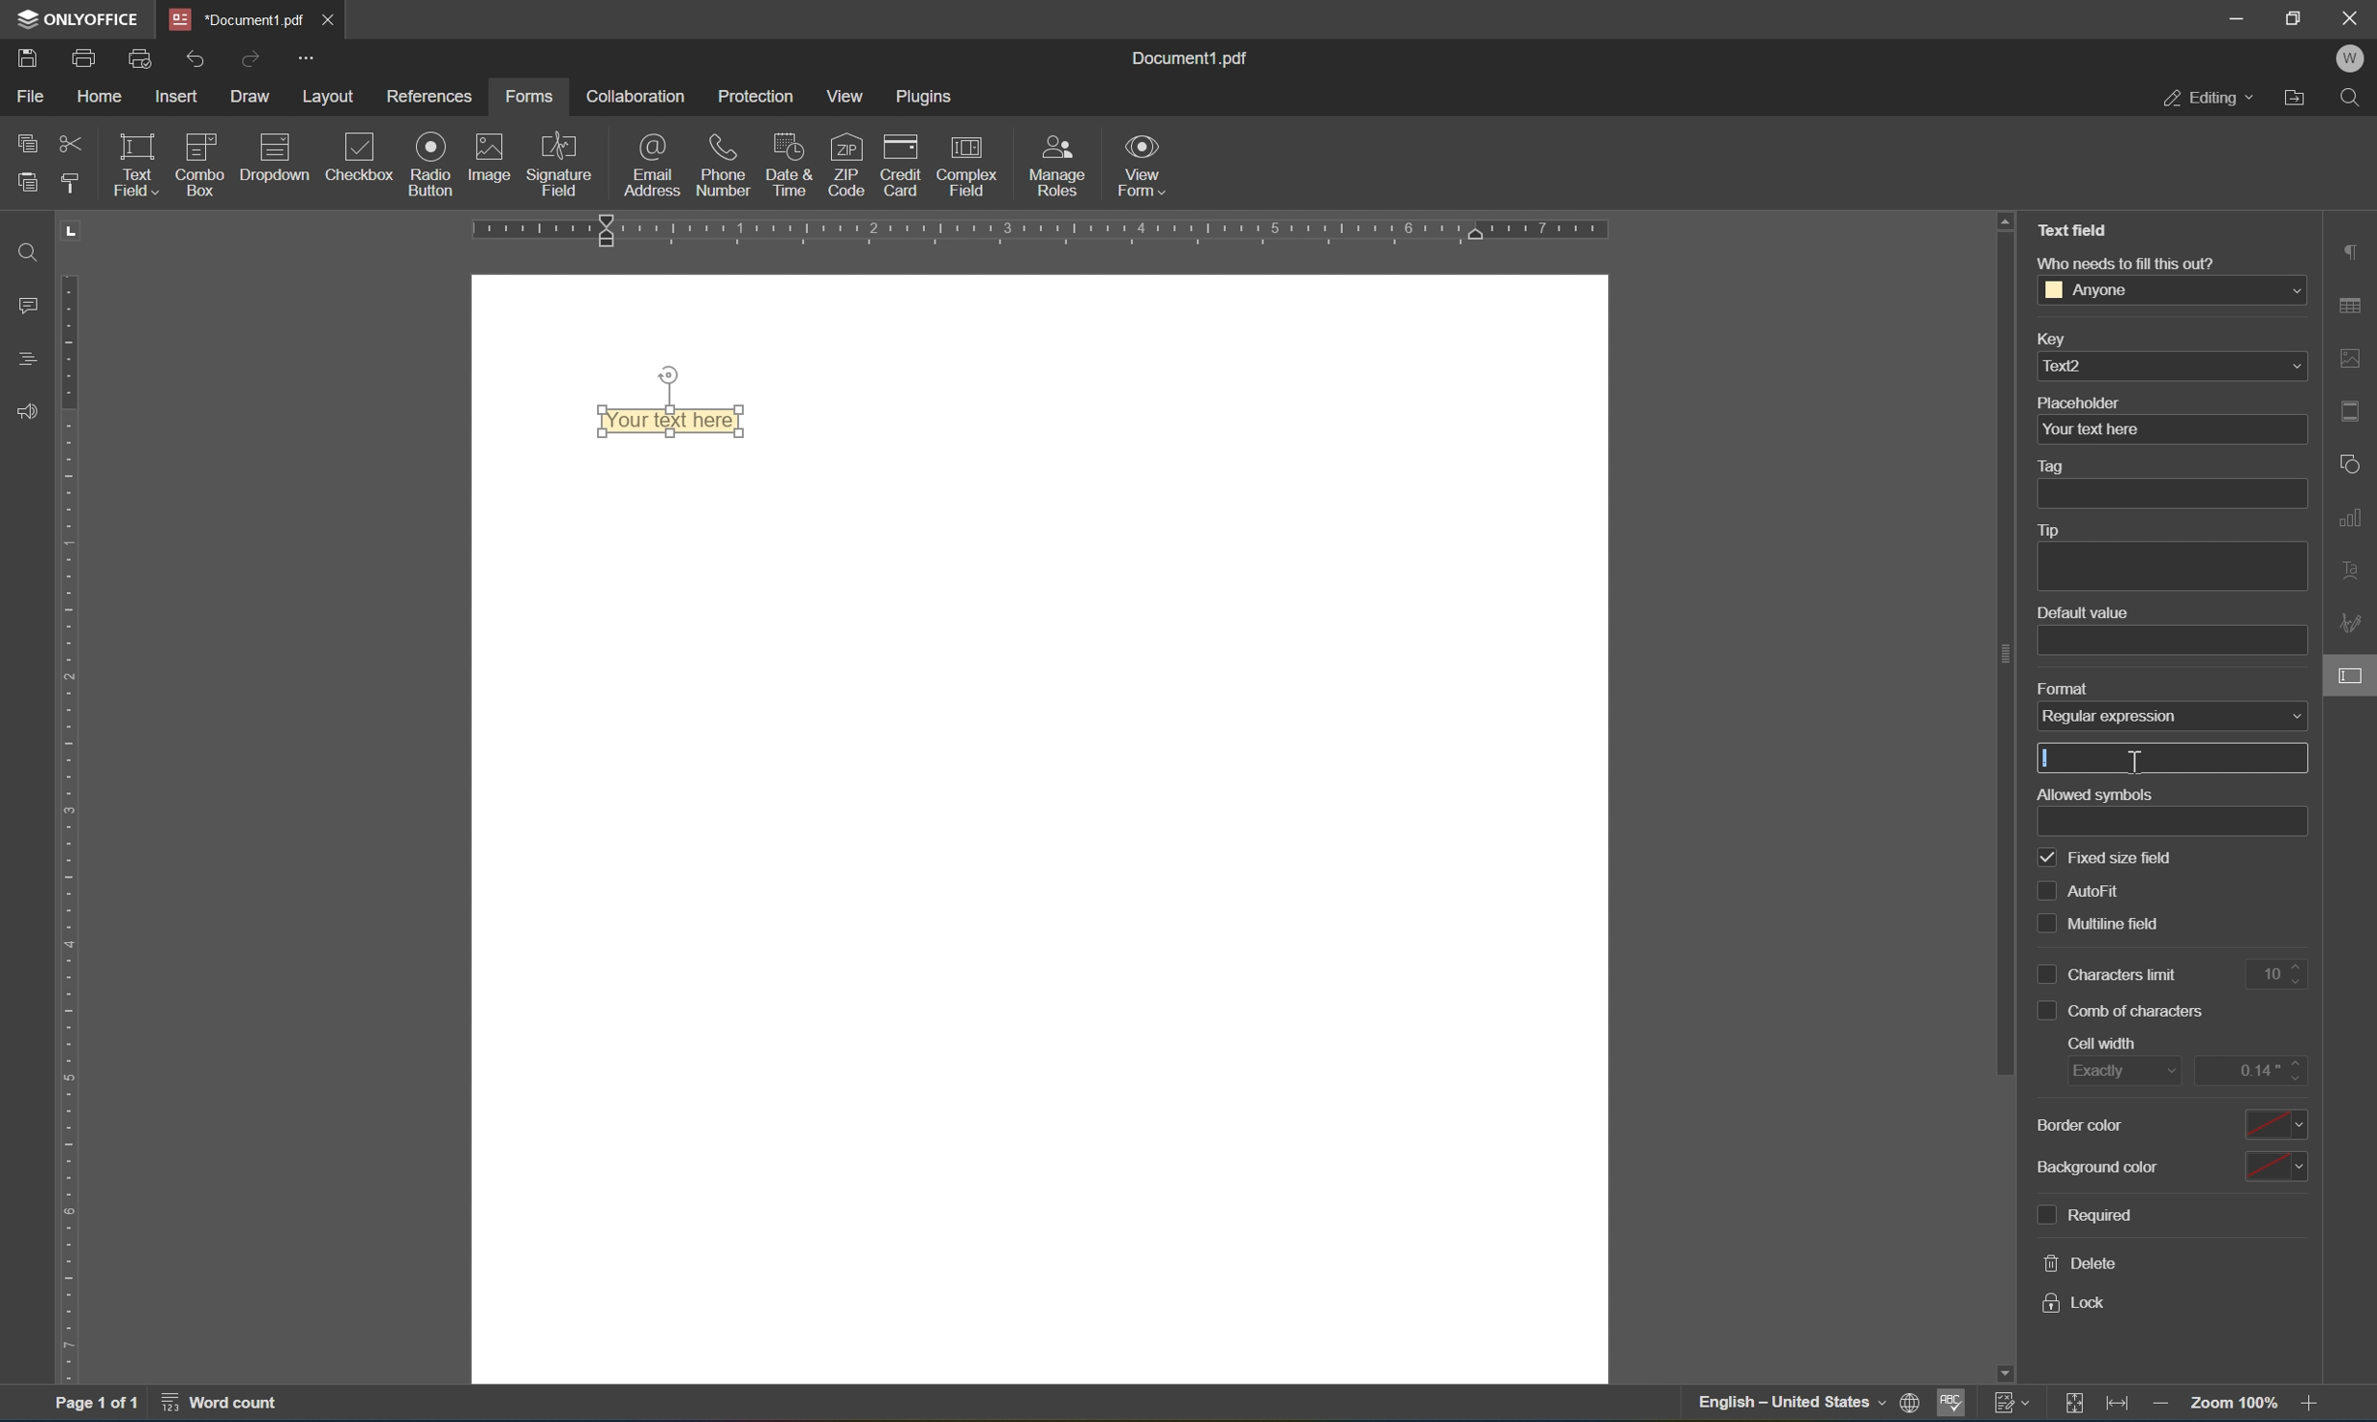 This screenshot has width=2377, height=1422. I want to click on W, so click(2353, 57).